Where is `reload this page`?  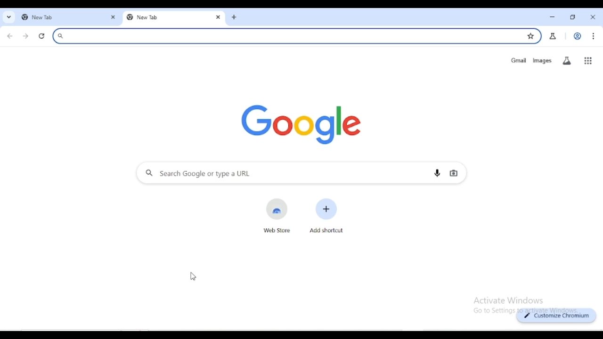 reload this page is located at coordinates (42, 37).